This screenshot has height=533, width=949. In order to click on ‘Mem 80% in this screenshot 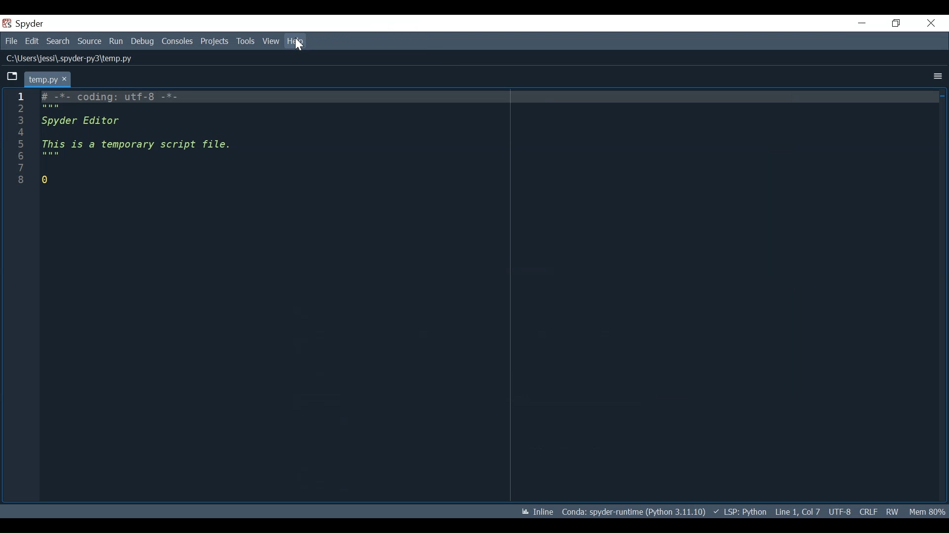, I will do `click(929, 511)`.